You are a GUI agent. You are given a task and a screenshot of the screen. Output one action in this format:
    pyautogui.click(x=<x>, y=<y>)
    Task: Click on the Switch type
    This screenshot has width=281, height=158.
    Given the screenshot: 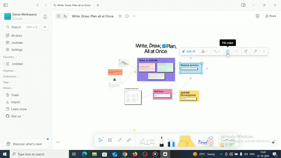 What is the action you would take?
    pyautogui.click(x=205, y=51)
    